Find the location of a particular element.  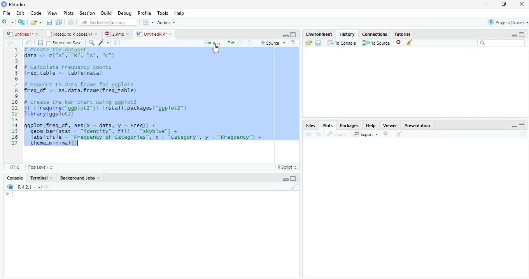

Open an existing file is located at coordinates (36, 23).